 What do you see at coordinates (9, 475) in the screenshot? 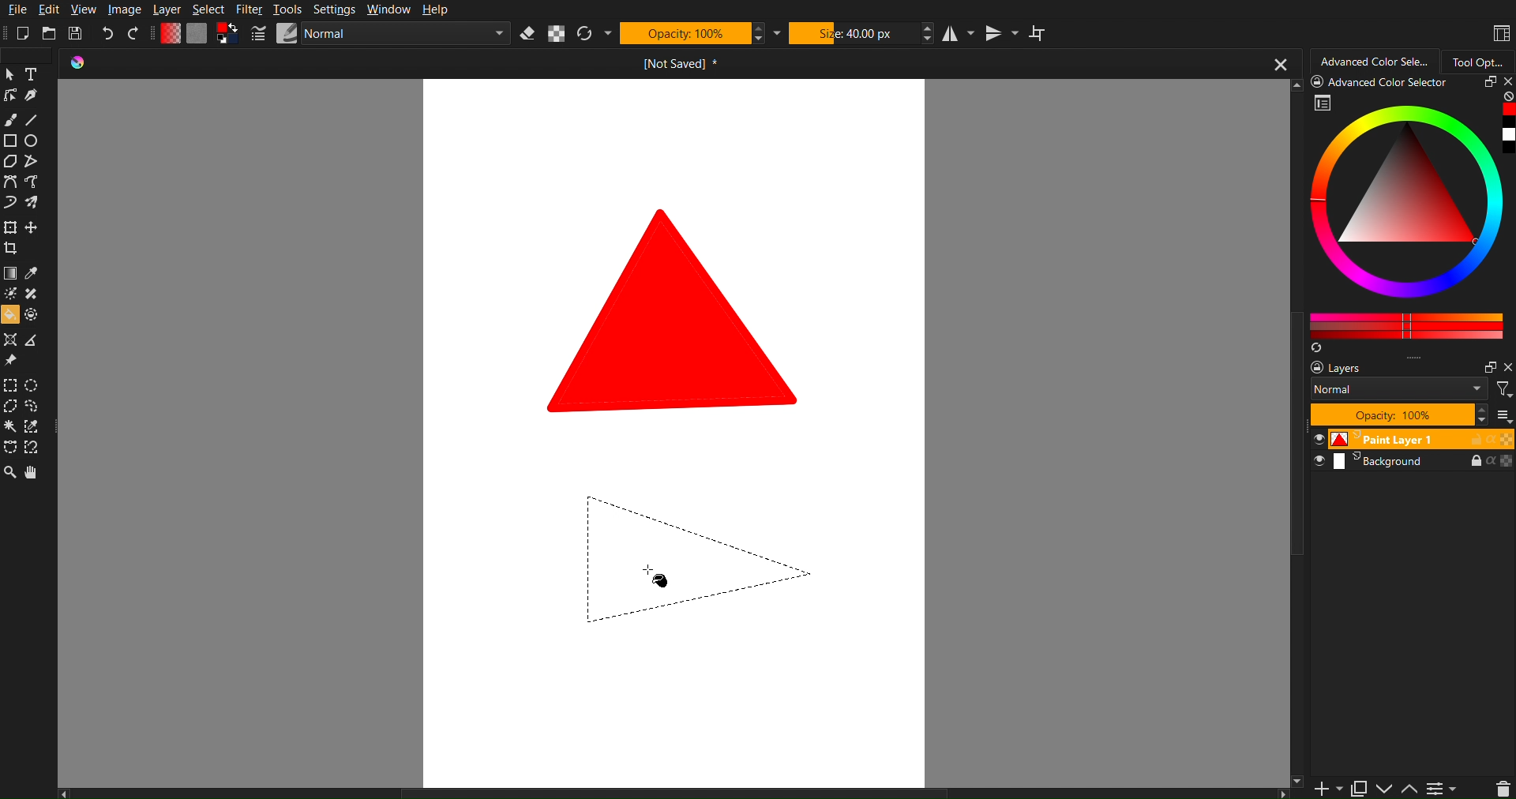
I see `Zoom` at bounding box center [9, 475].